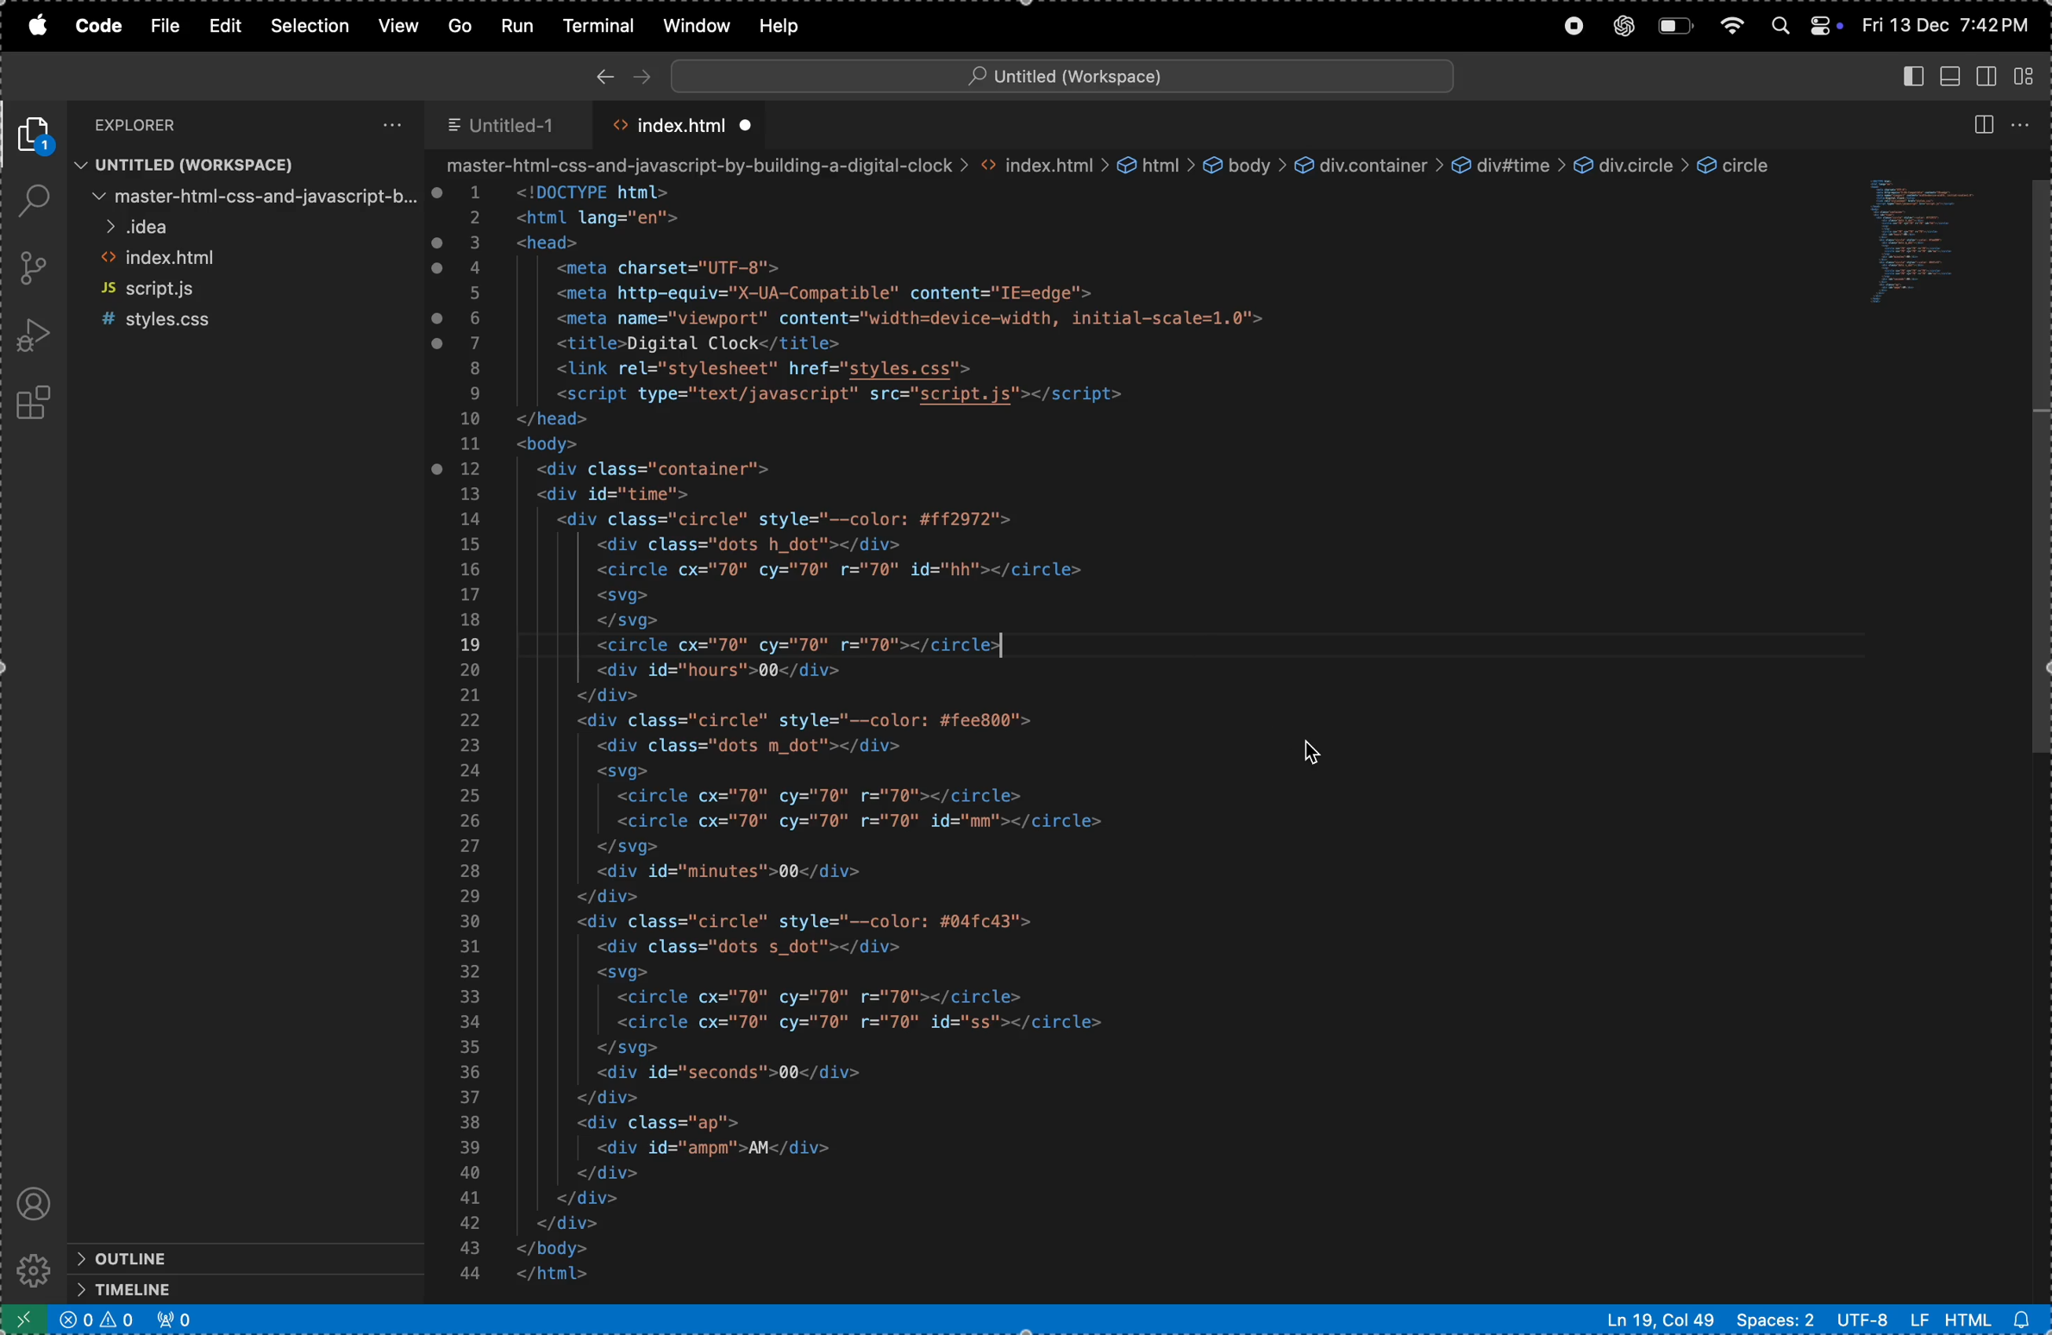 Image resolution: width=2052 pixels, height=1335 pixels. I want to click on Explorer, so click(160, 123).